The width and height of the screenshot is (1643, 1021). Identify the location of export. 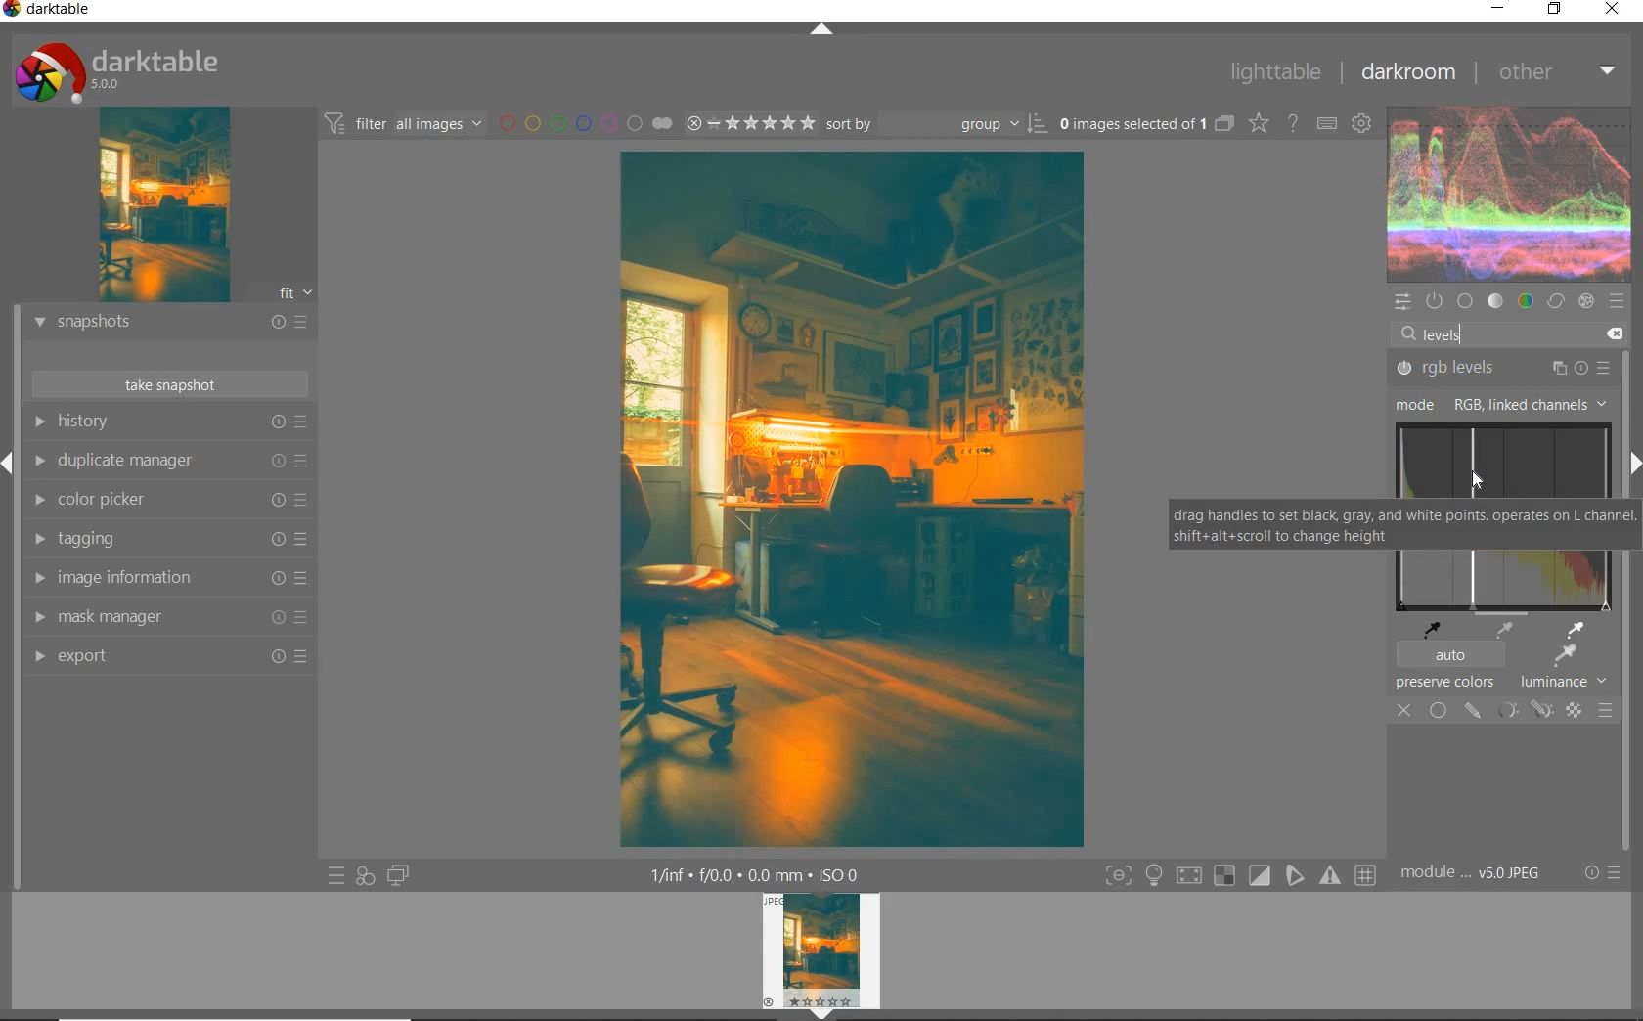
(168, 657).